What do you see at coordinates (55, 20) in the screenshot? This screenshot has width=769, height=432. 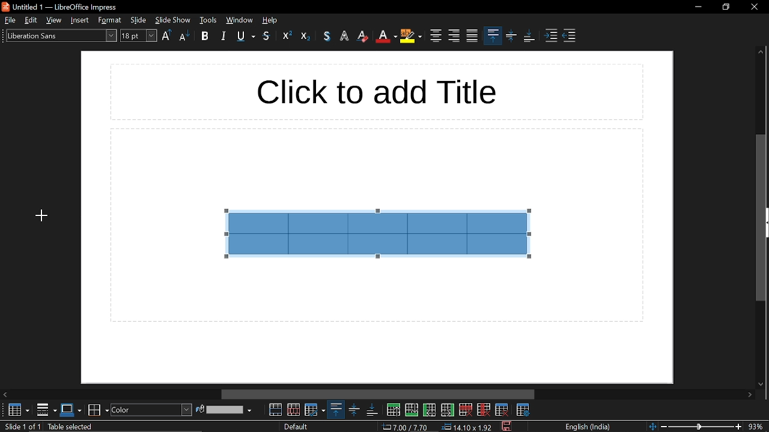 I see `view` at bounding box center [55, 20].